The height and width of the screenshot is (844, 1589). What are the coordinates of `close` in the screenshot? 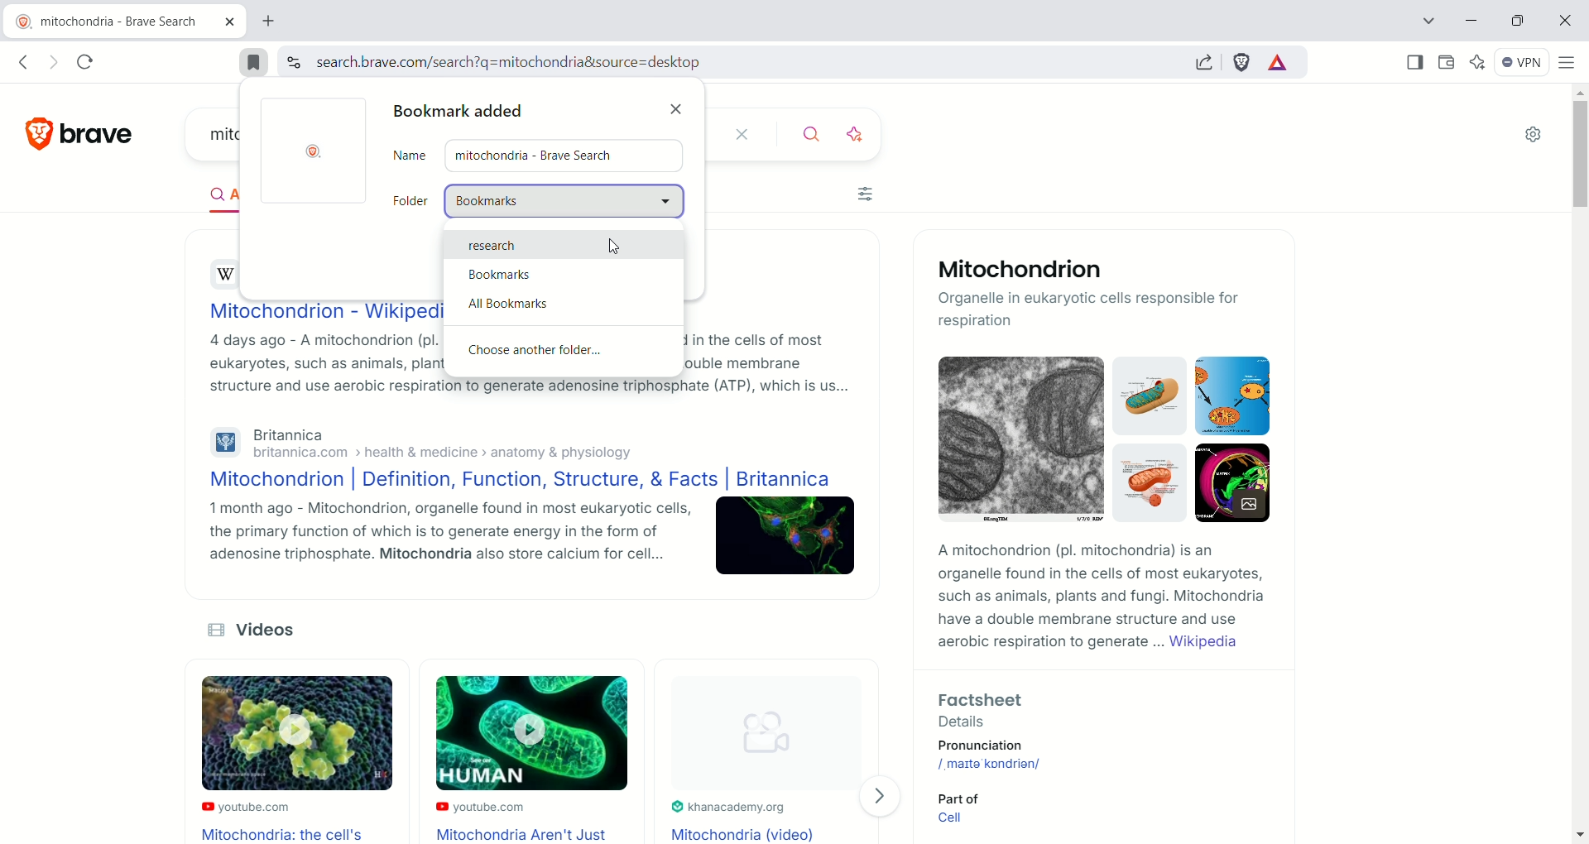 It's located at (739, 135).